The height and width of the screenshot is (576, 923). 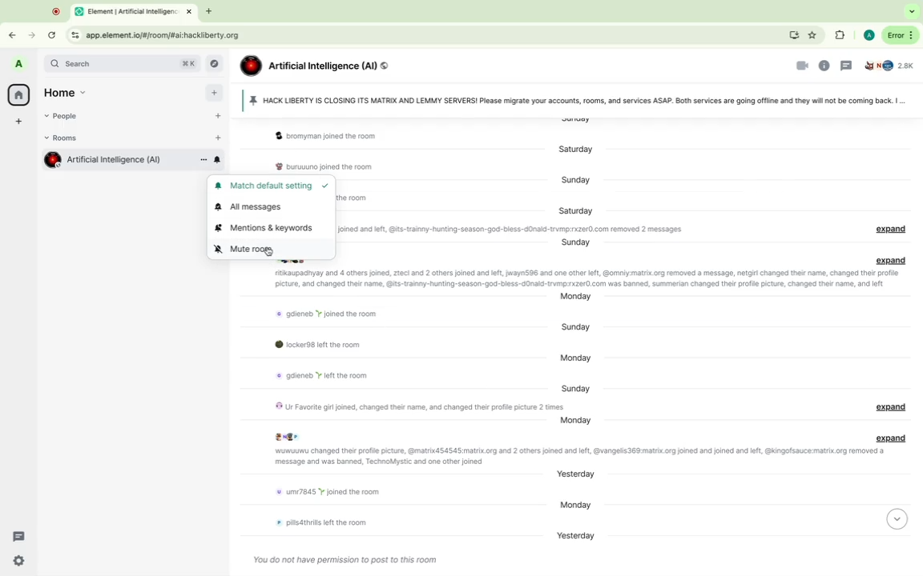 What do you see at coordinates (67, 117) in the screenshot?
I see `People` at bounding box center [67, 117].